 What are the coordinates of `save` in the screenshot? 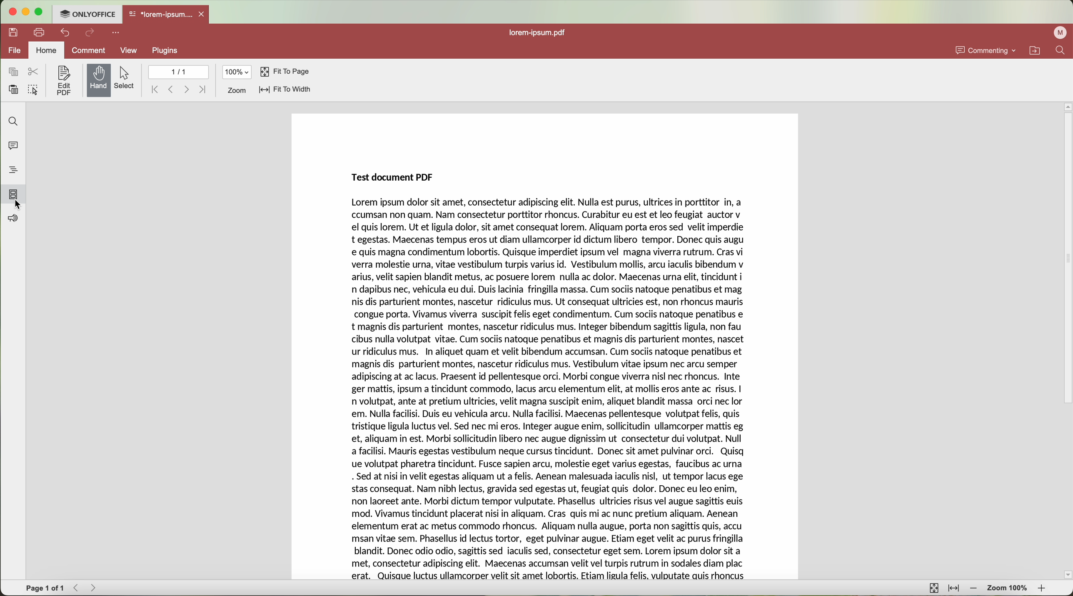 It's located at (12, 33).